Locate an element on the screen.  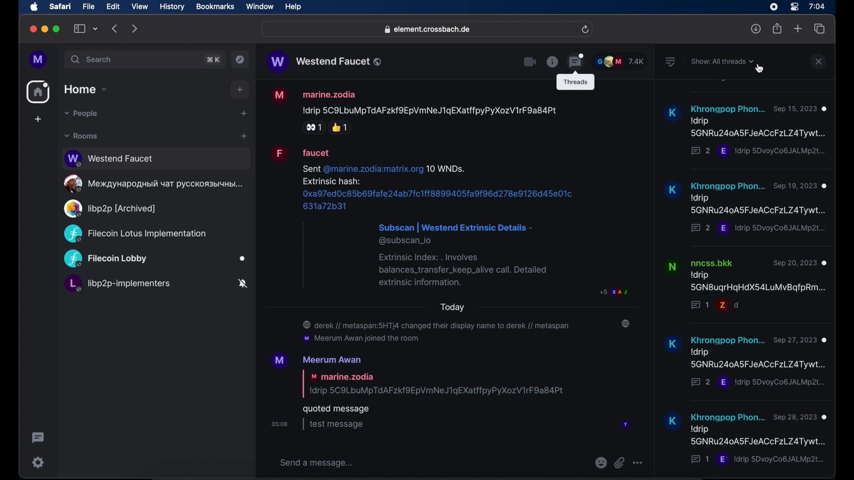
show tab overview is located at coordinates (820, 28).